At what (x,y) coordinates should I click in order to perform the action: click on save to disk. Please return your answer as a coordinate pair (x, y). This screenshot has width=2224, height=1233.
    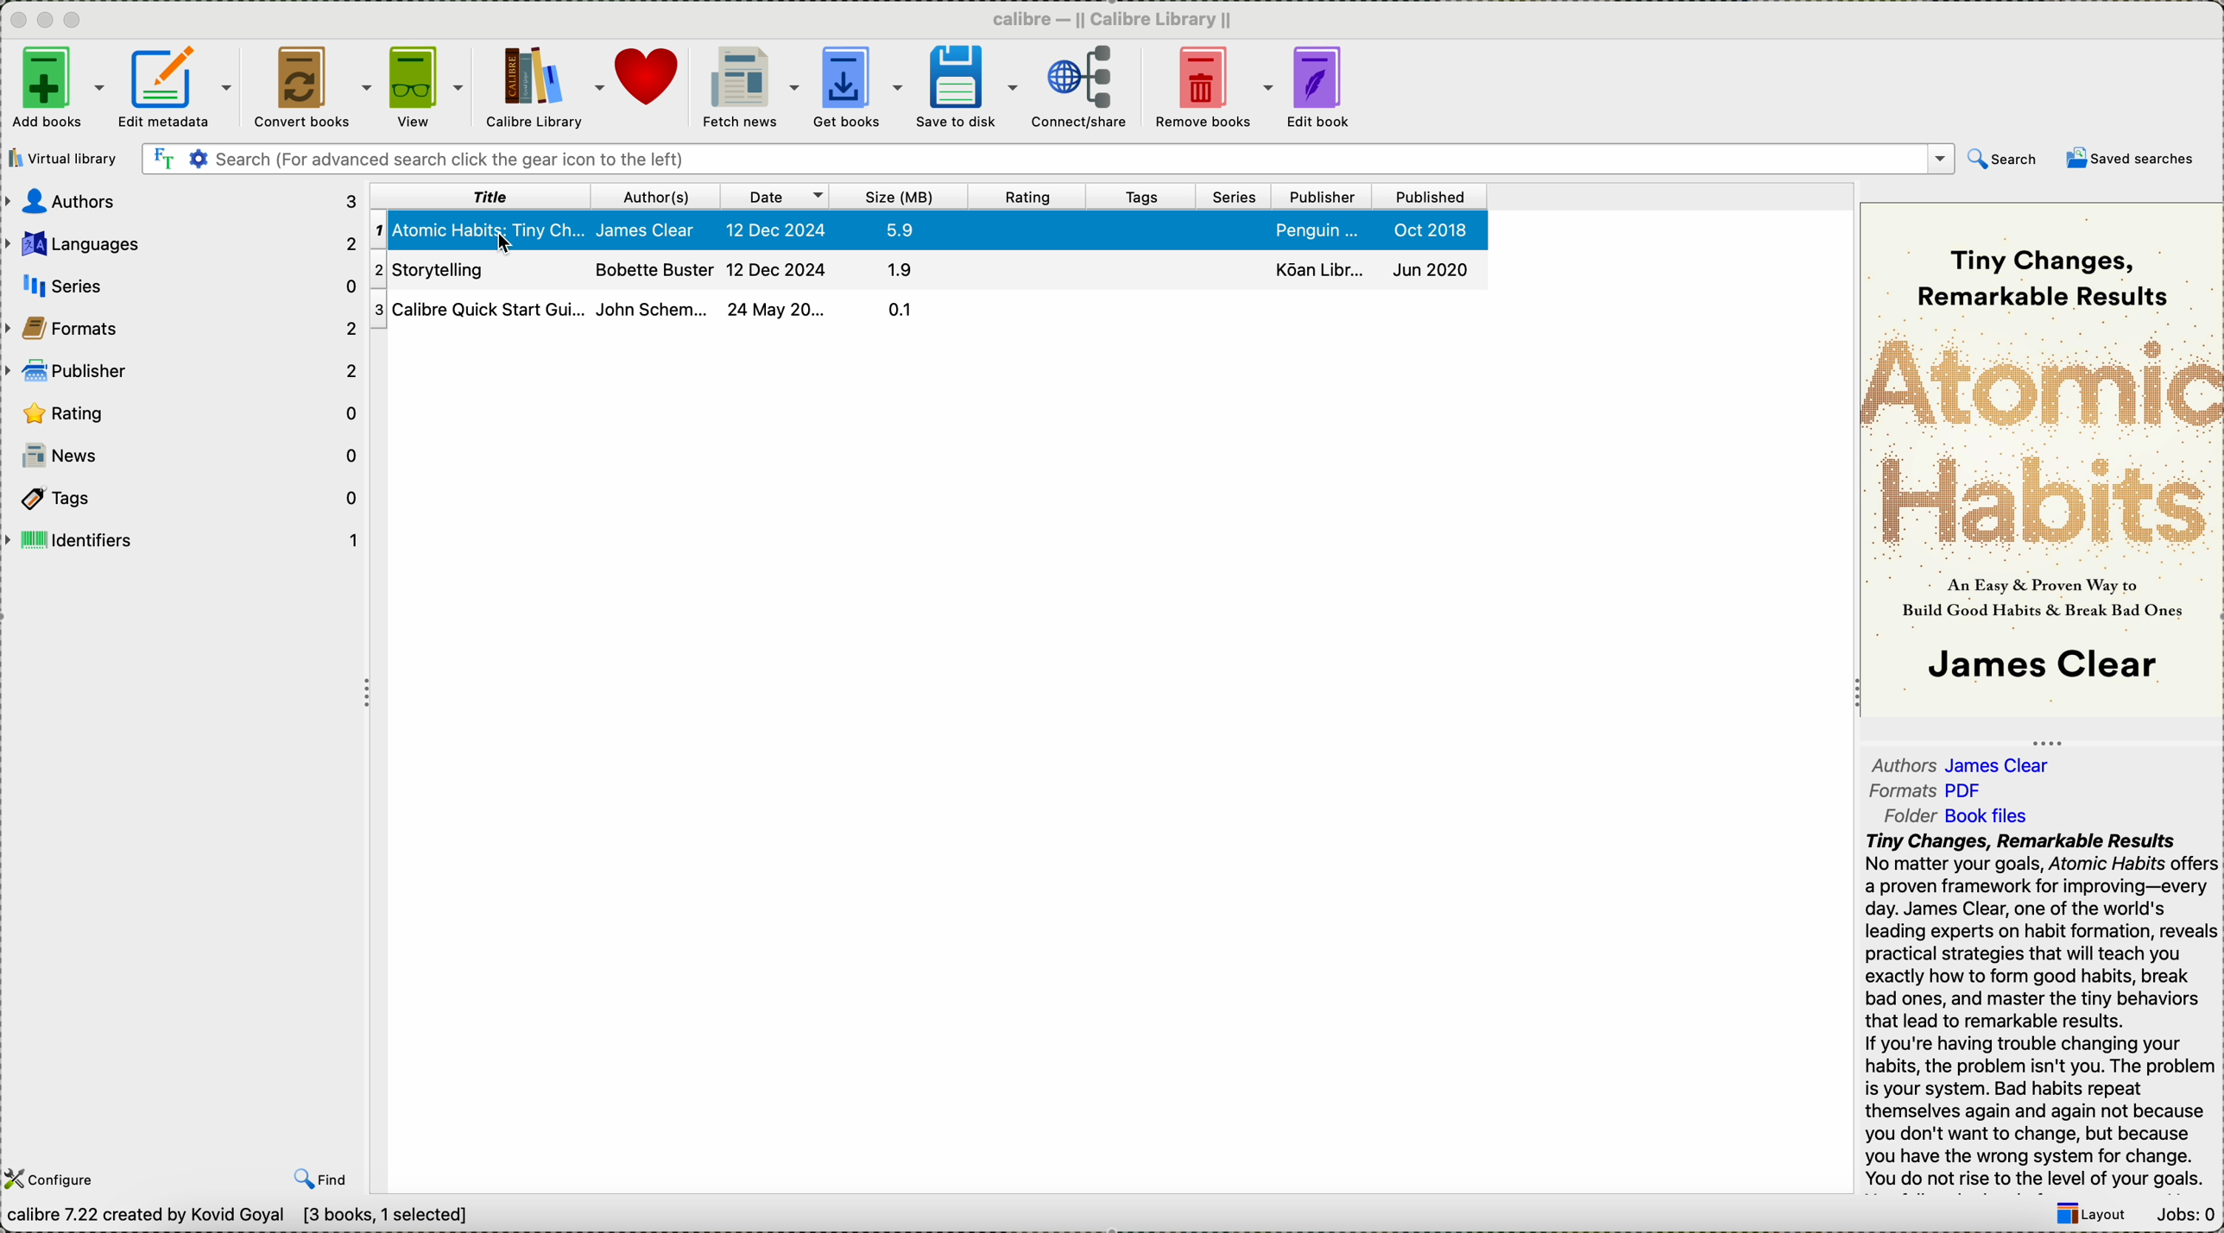
    Looking at the image, I should click on (966, 87).